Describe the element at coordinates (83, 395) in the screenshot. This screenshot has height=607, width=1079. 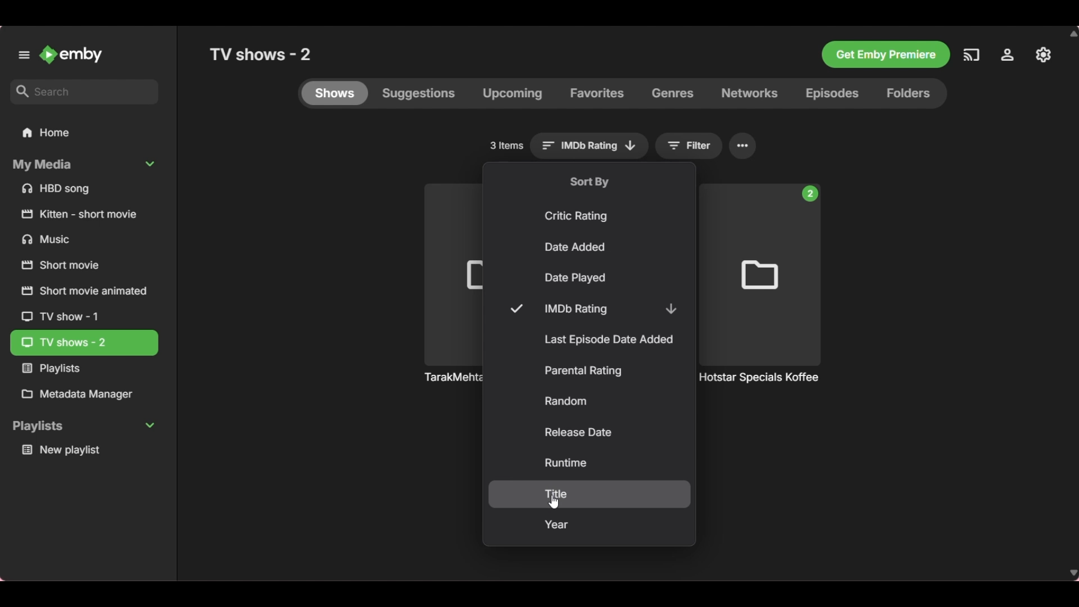
I see `Metadata Manager` at that location.